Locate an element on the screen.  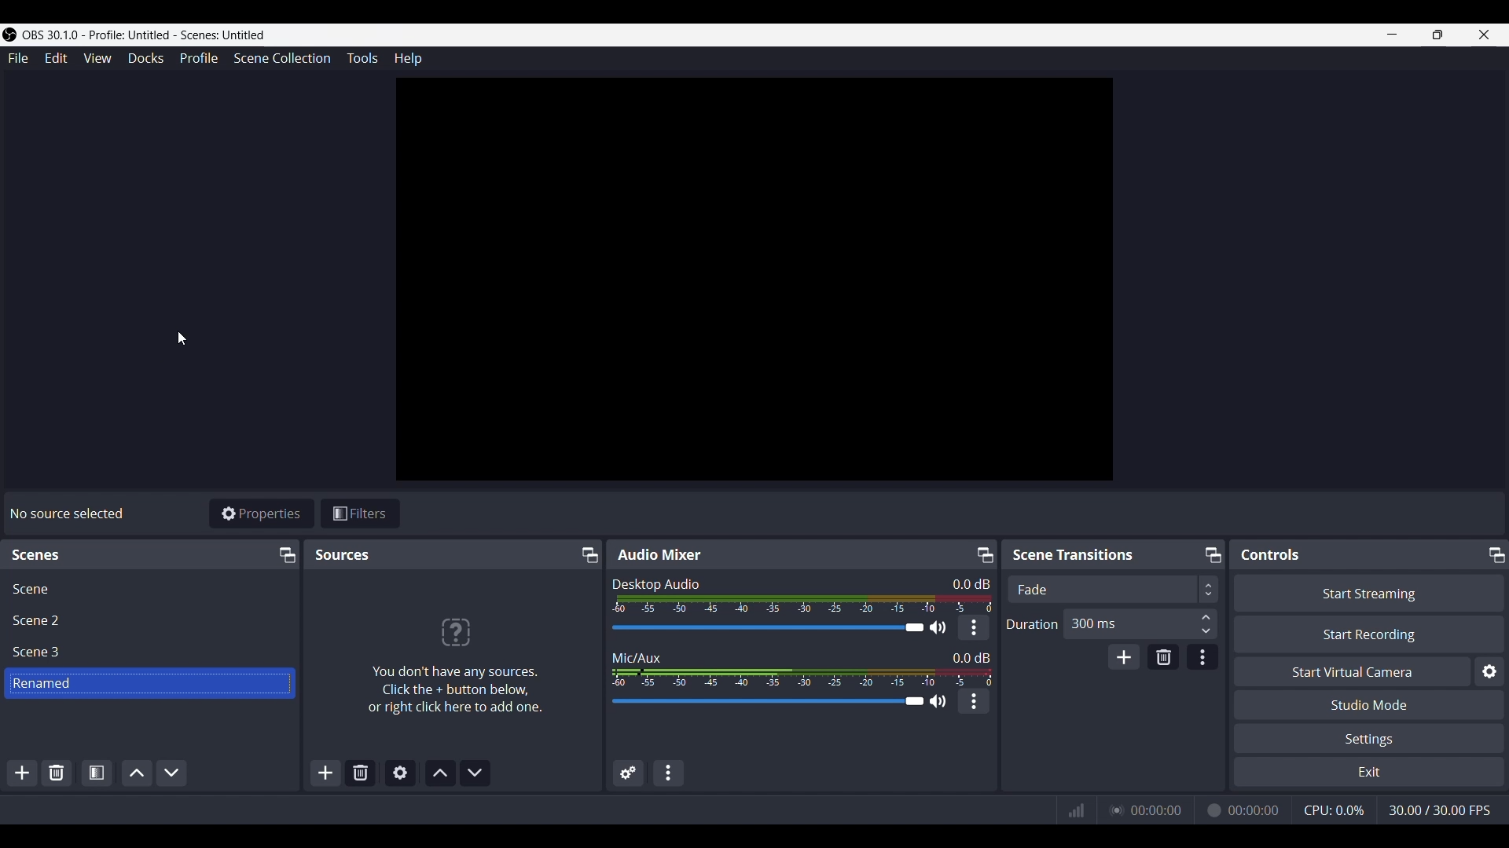
Studio Mode is located at coordinates (1370, 704).